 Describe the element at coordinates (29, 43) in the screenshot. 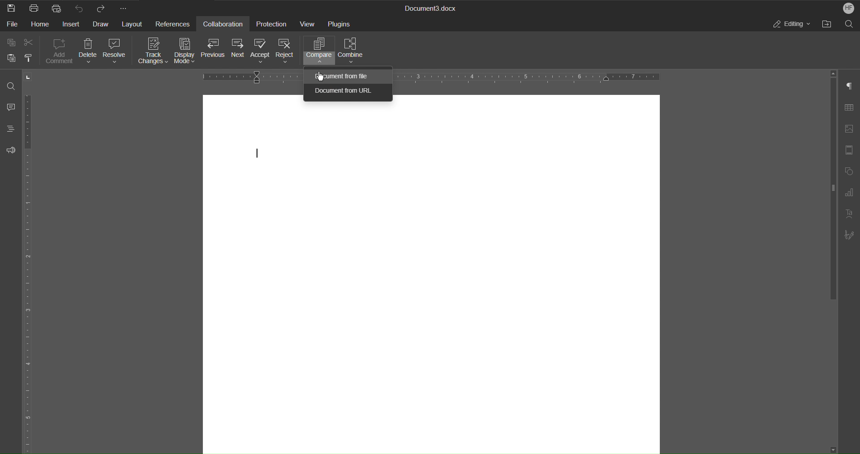

I see `Cut ` at that location.